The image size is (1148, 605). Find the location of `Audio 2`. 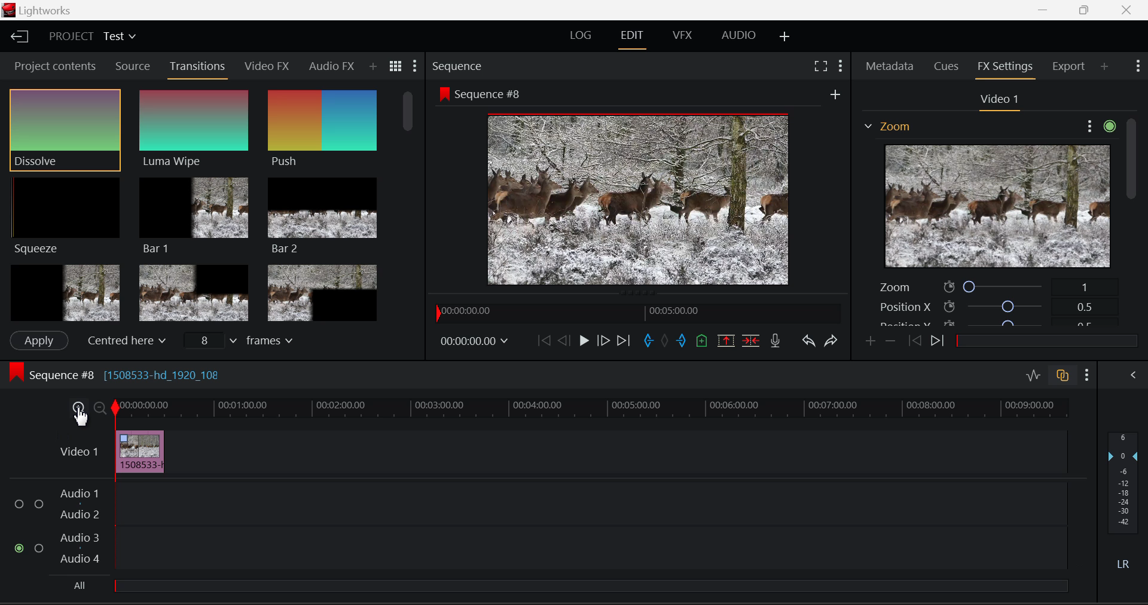

Audio 2 is located at coordinates (80, 515).